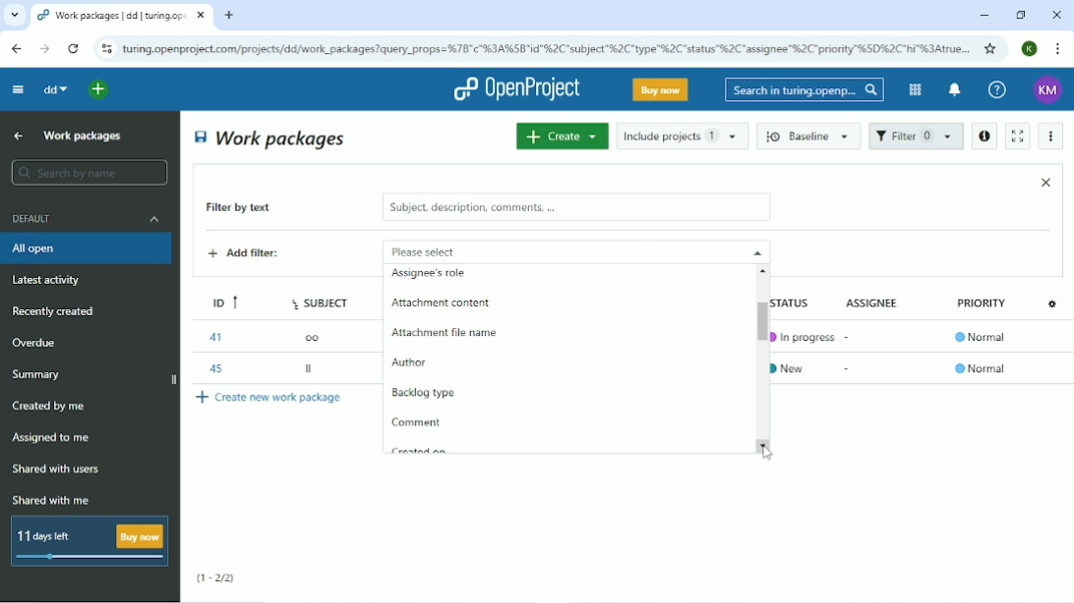 The width and height of the screenshot is (1074, 603). I want to click on In progress, so click(803, 337).